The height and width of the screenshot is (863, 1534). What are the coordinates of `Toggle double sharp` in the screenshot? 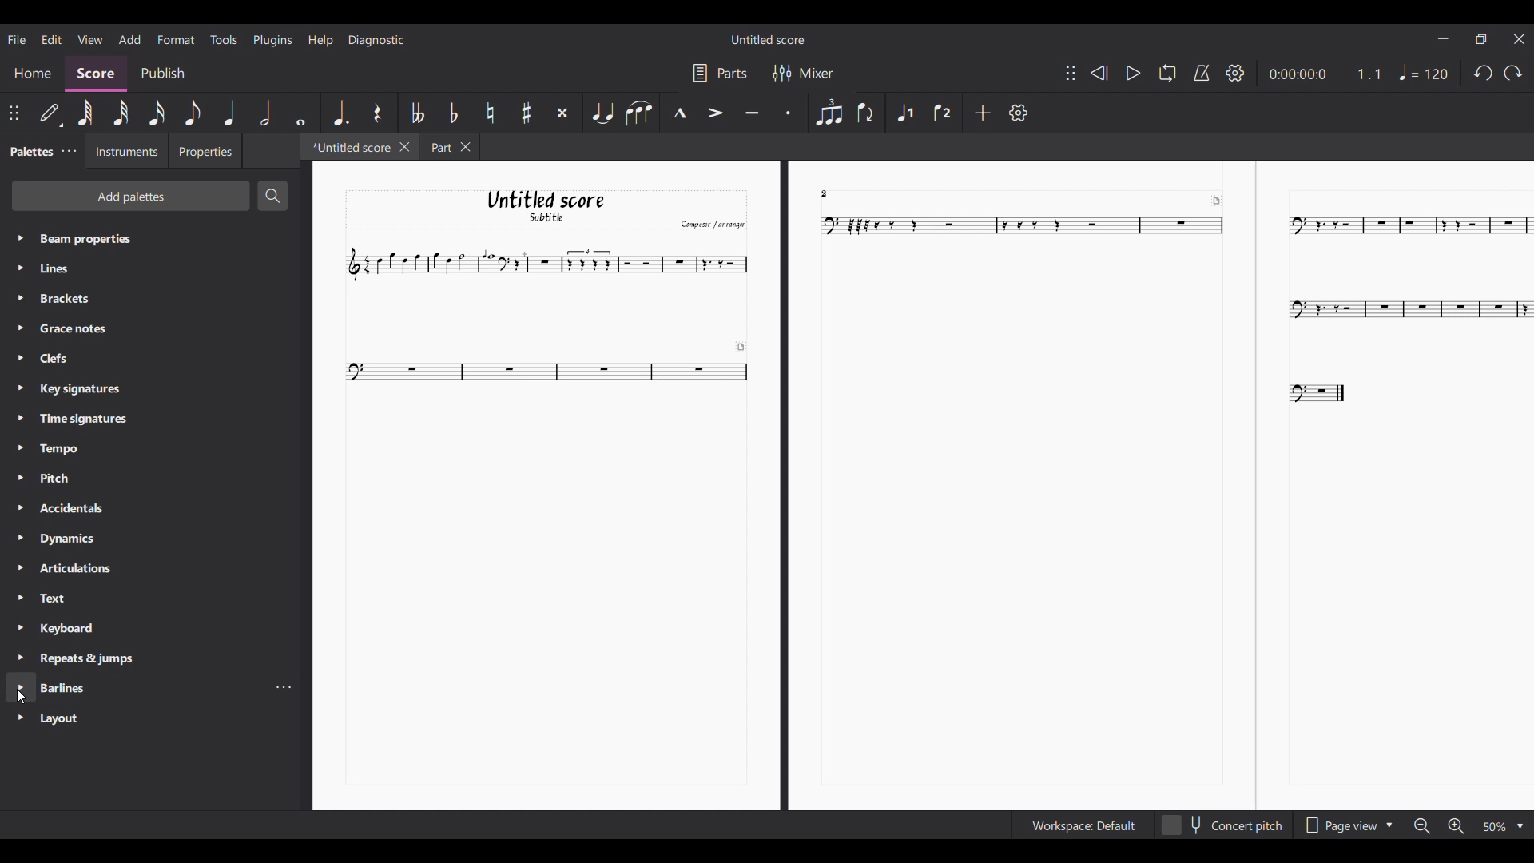 It's located at (564, 113).